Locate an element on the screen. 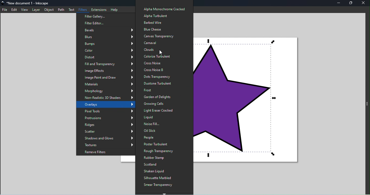 This screenshot has height=195, width=370. Overlays is located at coordinates (107, 105).